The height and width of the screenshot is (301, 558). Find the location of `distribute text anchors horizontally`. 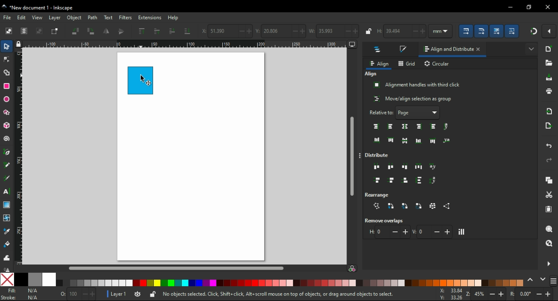

distribute text anchors horizontally is located at coordinates (433, 167).